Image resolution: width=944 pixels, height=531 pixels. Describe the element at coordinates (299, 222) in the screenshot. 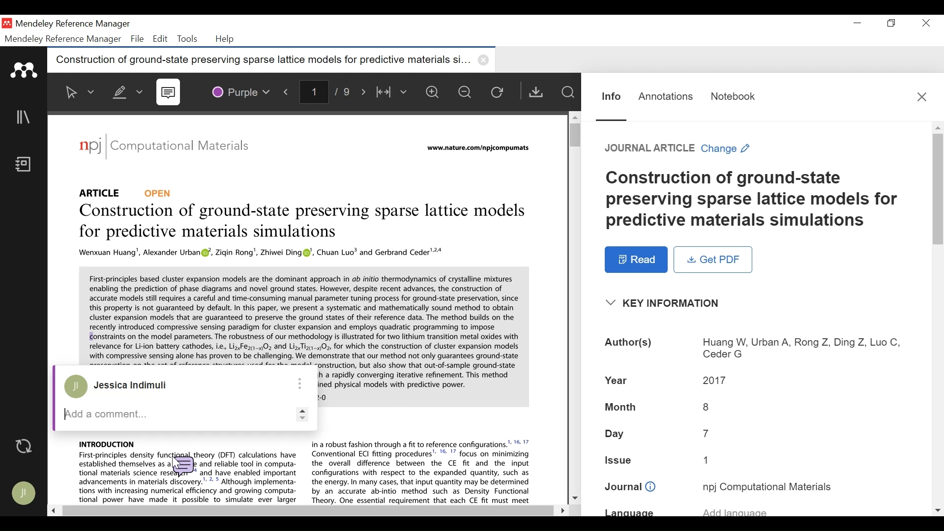

I see `Title: Construction of ground-state preserving sparse lattice models for predictive materials simulations` at that location.